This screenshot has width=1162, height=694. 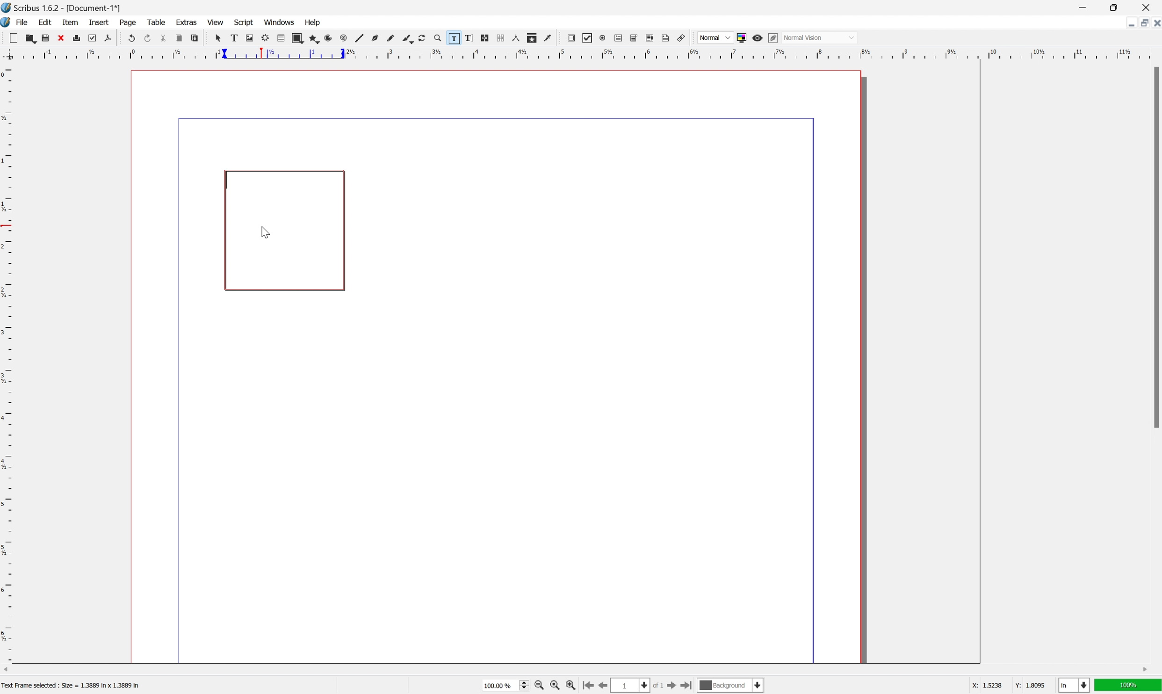 What do you see at coordinates (422, 38) in the screenshot?
I see `rotate item` at bounding box center [422, 38].